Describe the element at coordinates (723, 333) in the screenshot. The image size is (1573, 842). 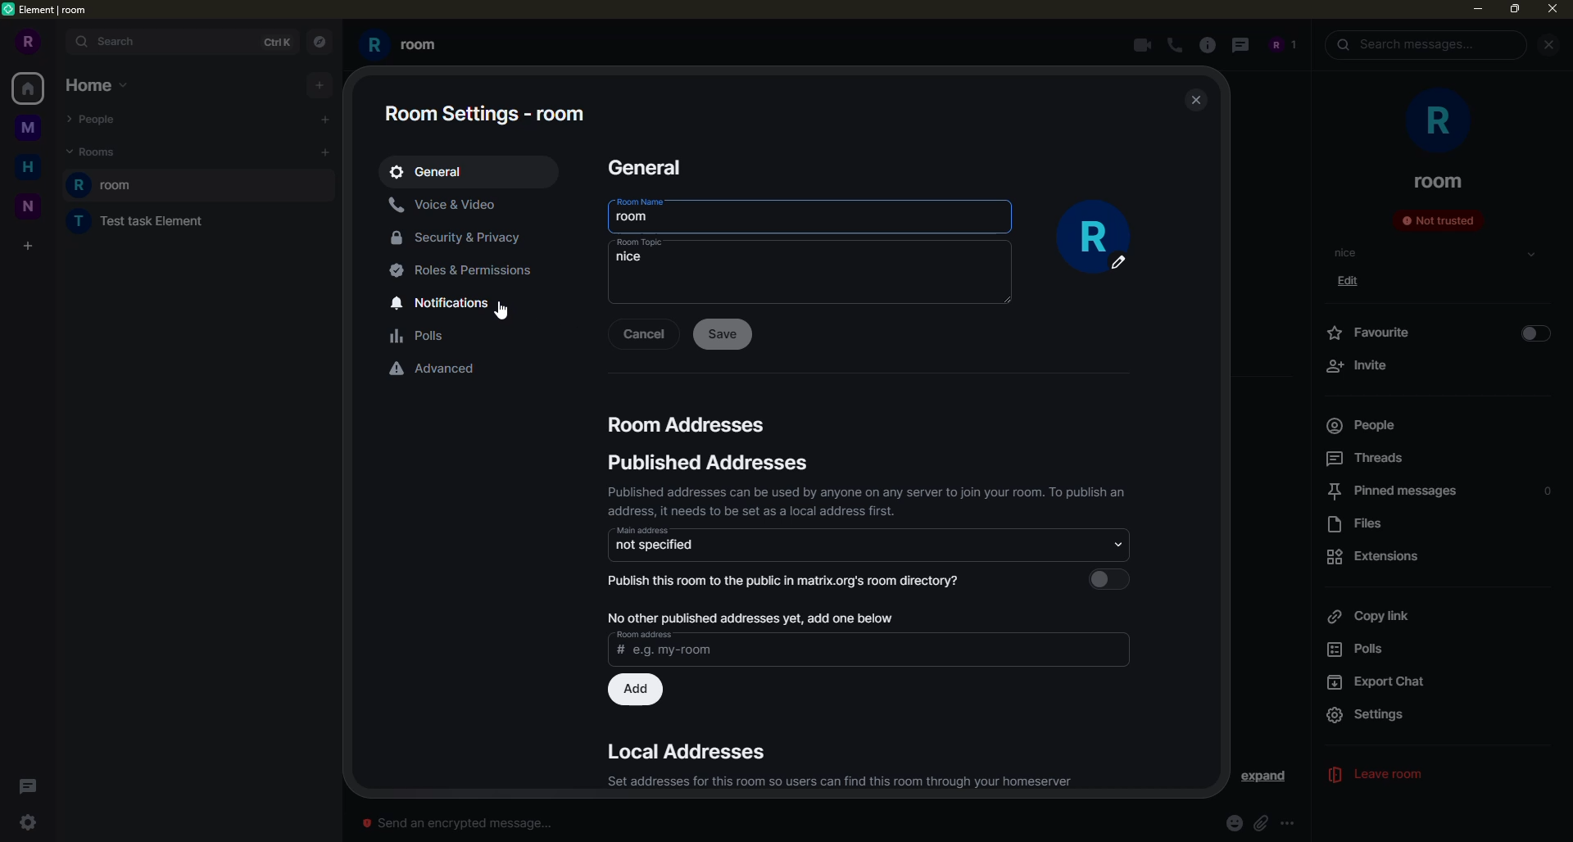
I see `save` at that location.